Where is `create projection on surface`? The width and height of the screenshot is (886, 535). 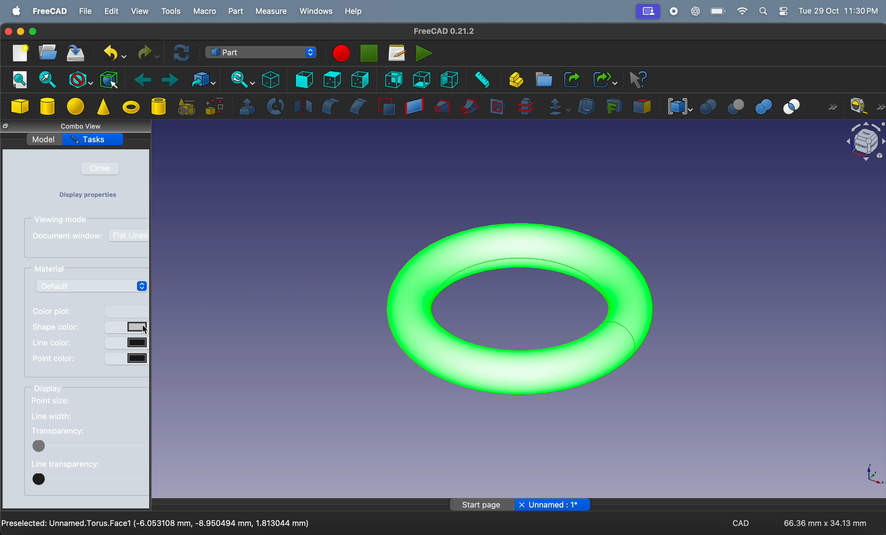 create projection on surface is located at coordinates (613, 106).